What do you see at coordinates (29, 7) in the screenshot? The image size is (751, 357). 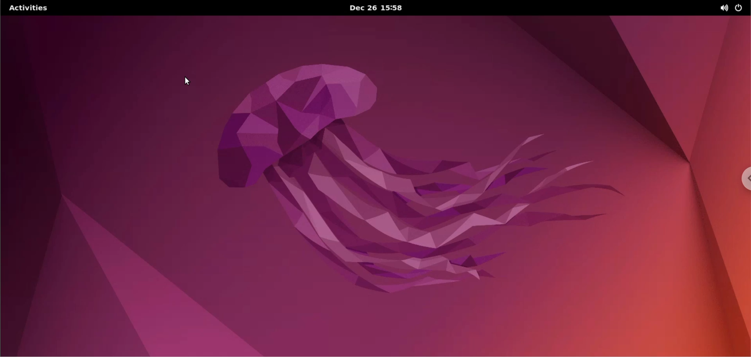 I see `Activities` at bounding box center [29, 7].